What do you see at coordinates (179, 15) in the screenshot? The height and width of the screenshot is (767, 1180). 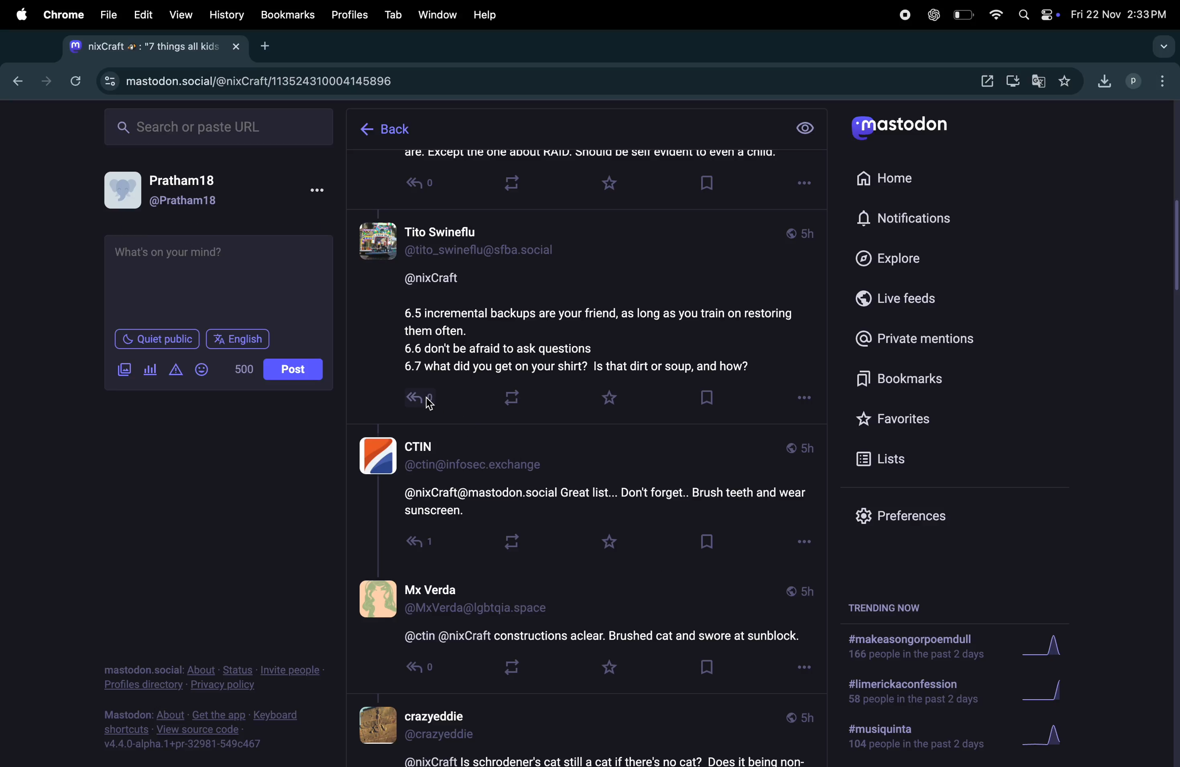 I see `view` at bounding box center [179, 15].